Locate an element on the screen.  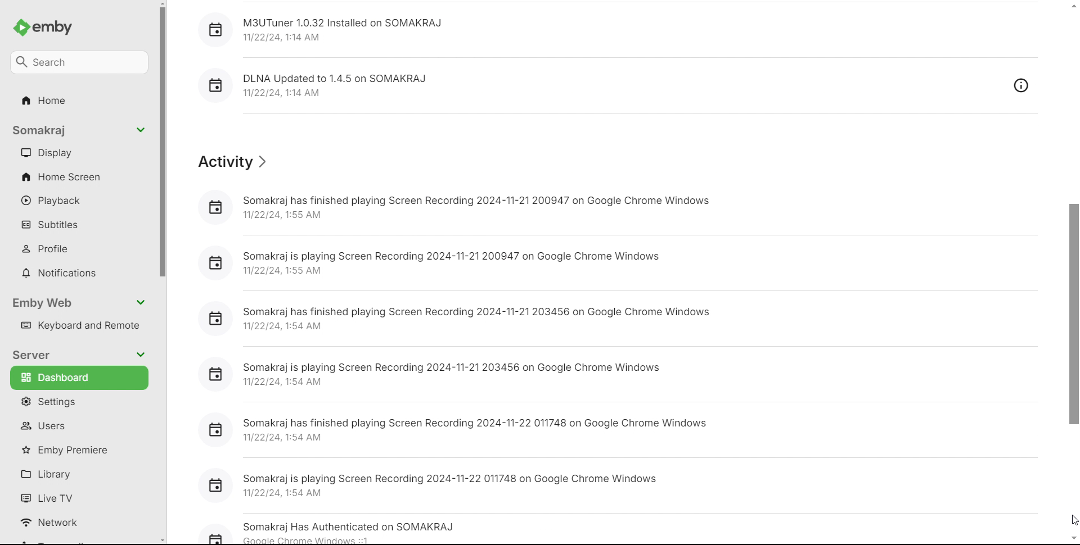
profile is located at coordinates (79, 247).